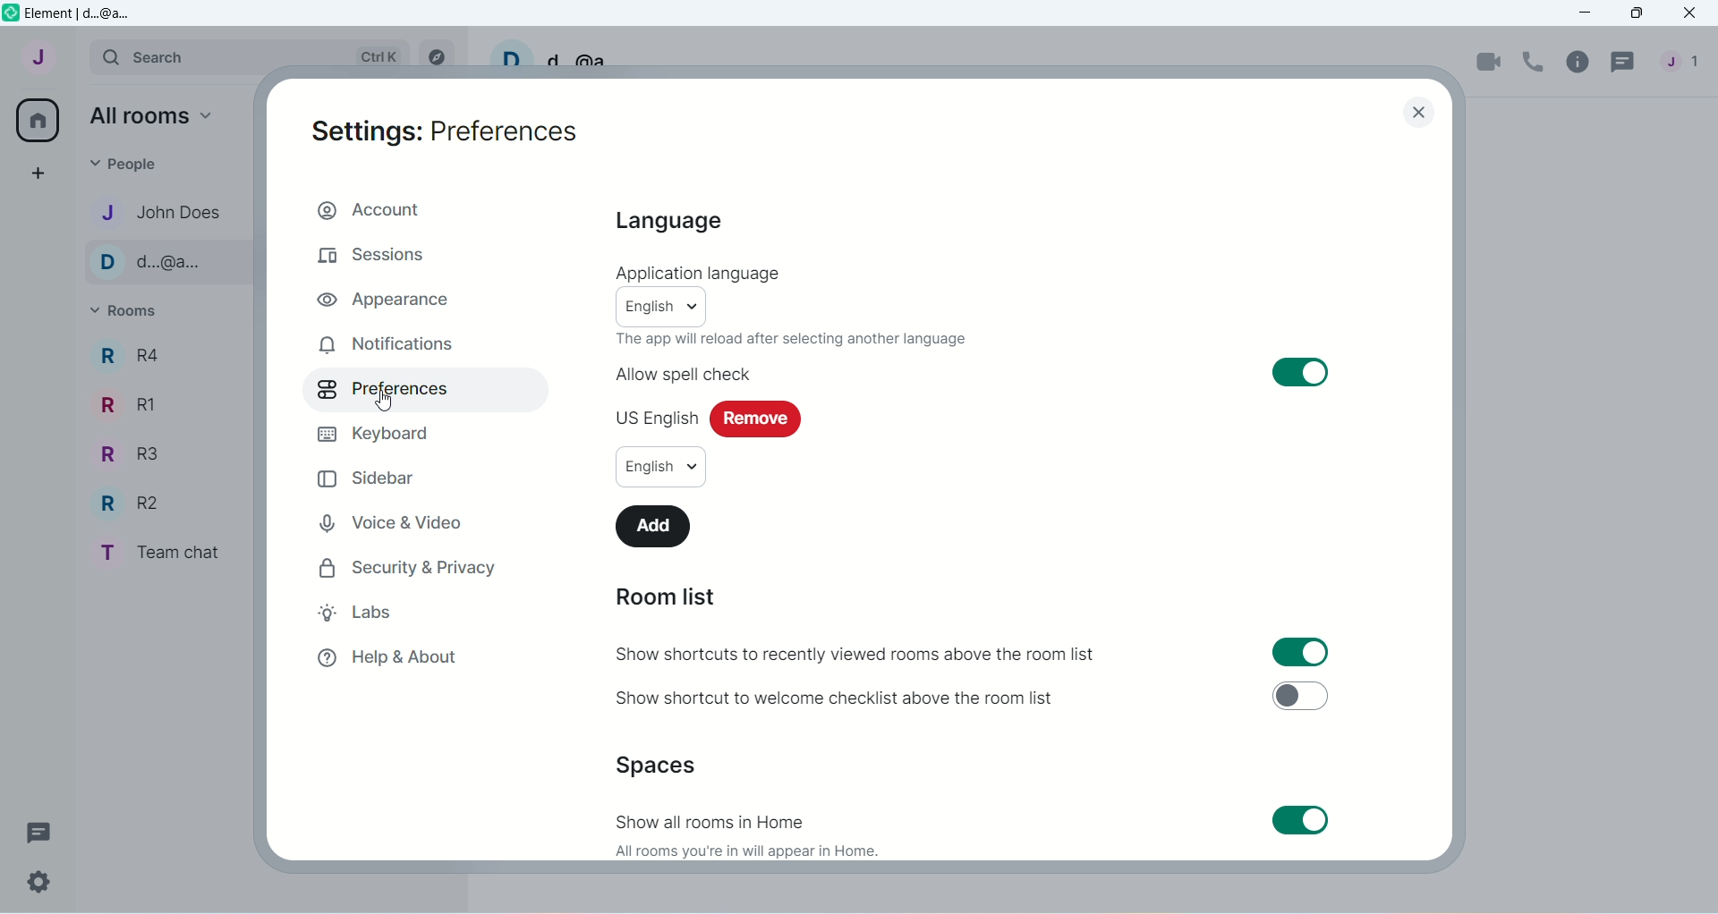  What do you see at coordinates (438, 58) in the screenshot?
I see `Explore rooms` at bounding box center [438, 58].